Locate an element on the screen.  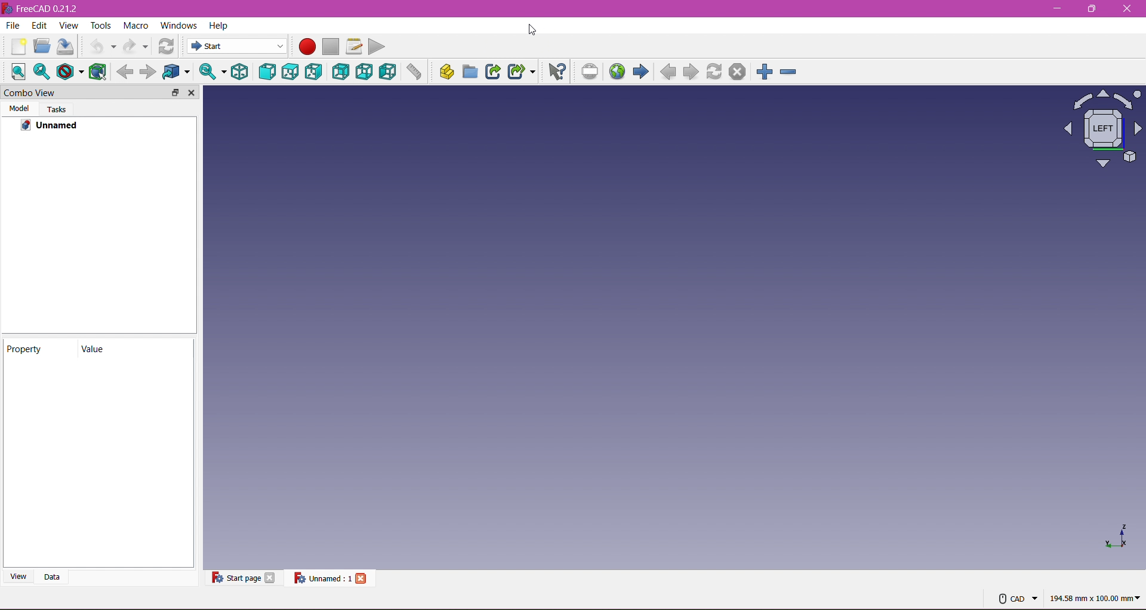
Rear is located at coordinates (340, 72).